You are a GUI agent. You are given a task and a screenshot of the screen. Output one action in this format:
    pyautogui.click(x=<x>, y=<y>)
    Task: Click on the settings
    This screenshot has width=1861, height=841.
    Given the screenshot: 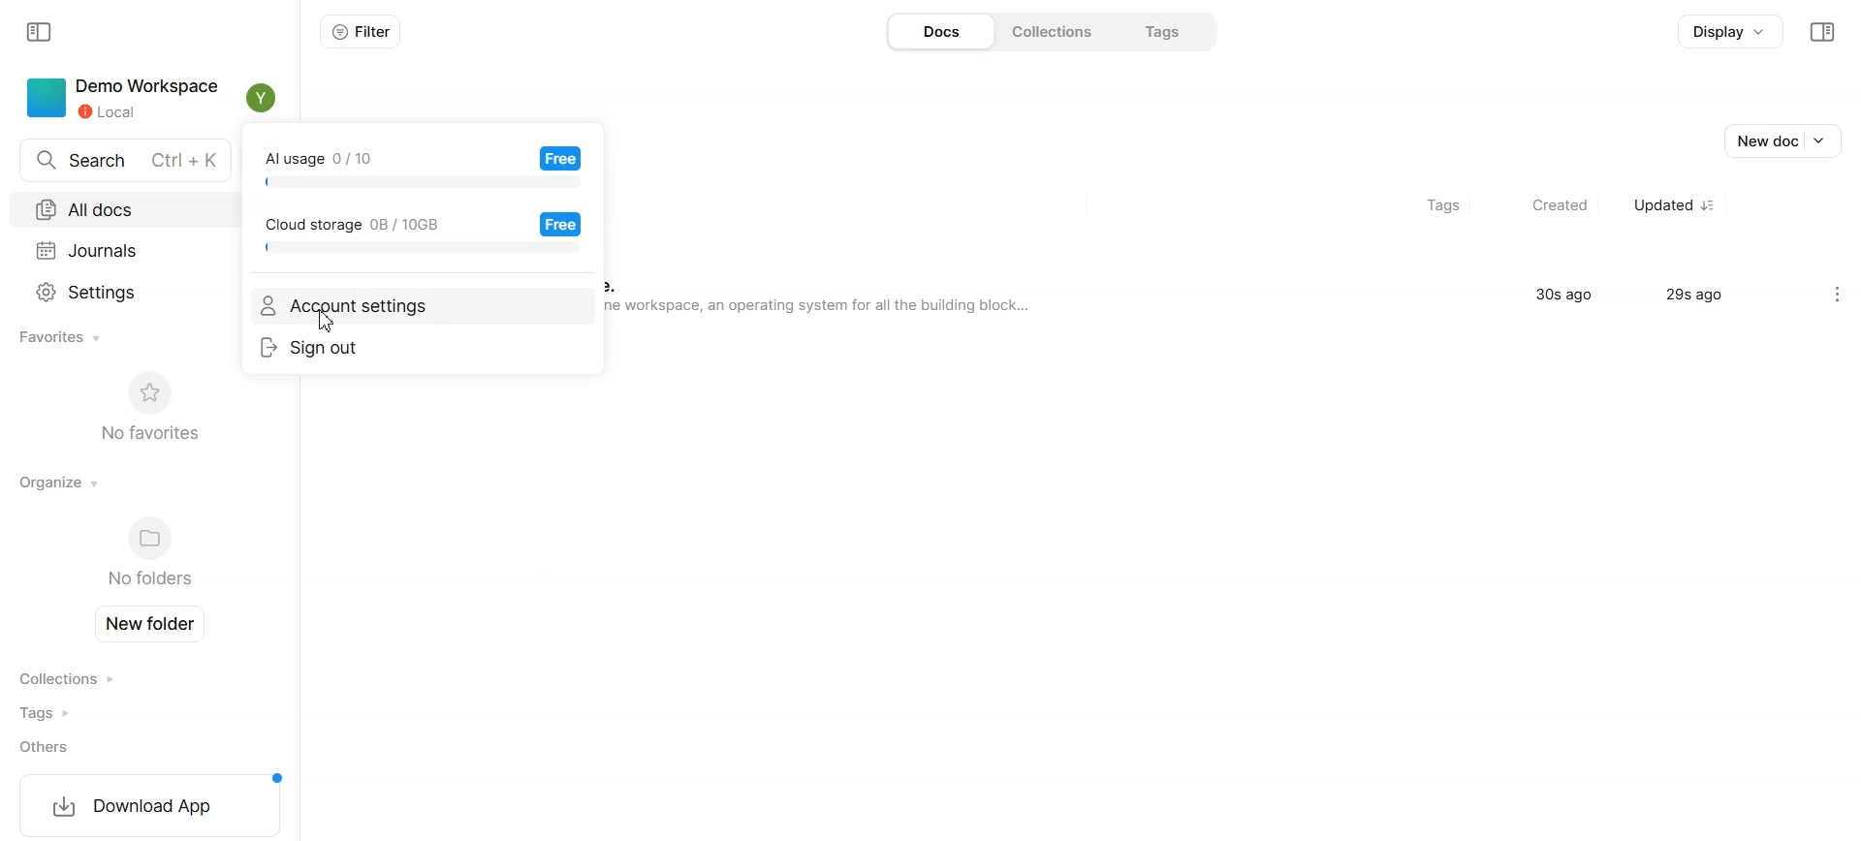 What is the action you would take?
    pyautogui.click(x=1830, y=294)
    